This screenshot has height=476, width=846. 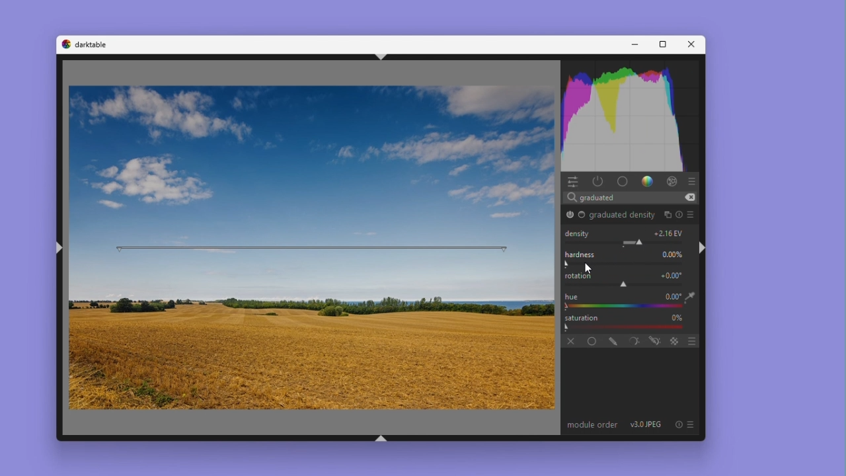 What do you see at coordinates (569, 340) in the screenshot?
I see `off` at bounding box center [569, 340].